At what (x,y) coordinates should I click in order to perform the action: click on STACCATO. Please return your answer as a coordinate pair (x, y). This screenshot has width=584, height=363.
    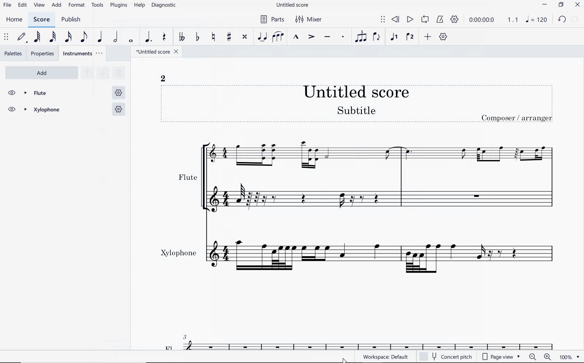
    Looking at the image, I should click on (343, 37).